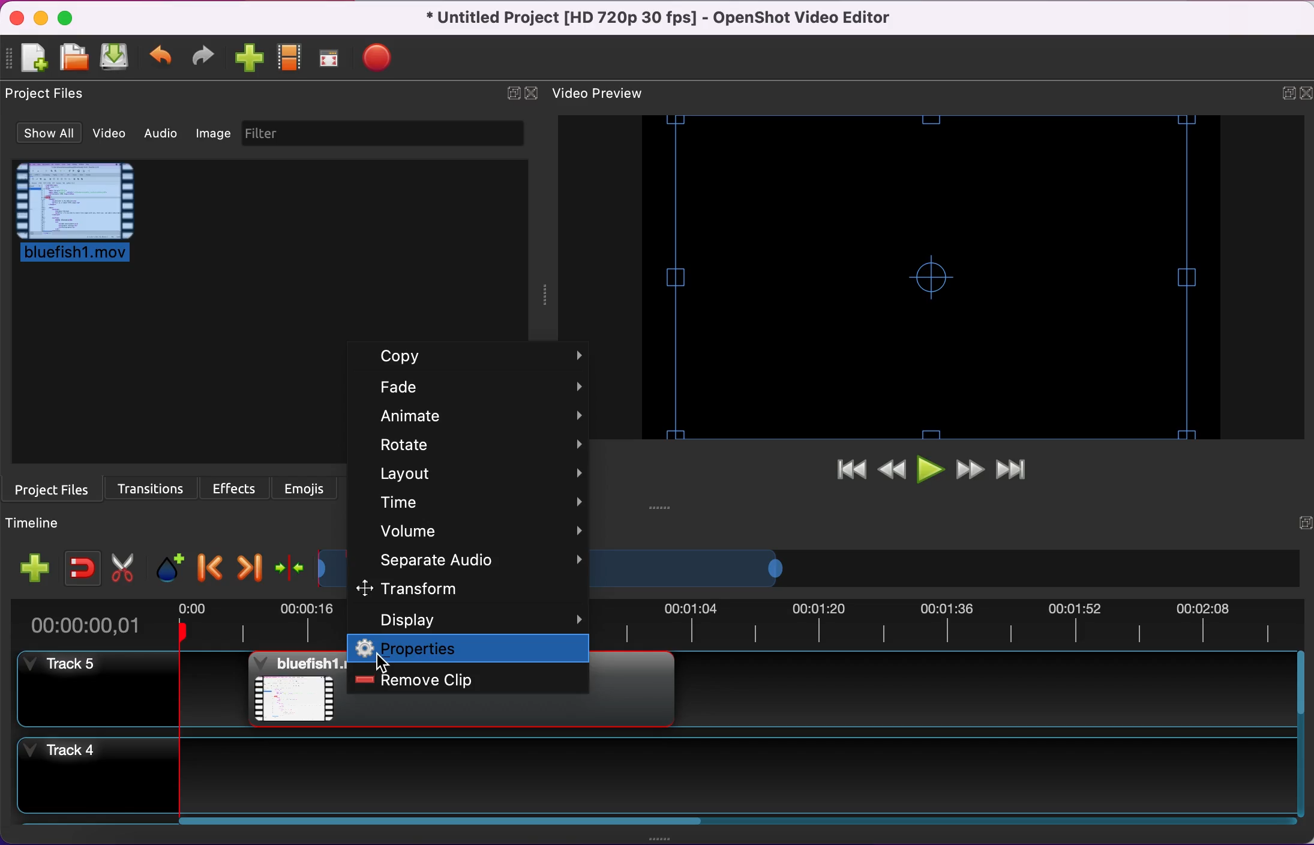 The image size is (1314, 845). I want to click on animate, so click(479, 416).